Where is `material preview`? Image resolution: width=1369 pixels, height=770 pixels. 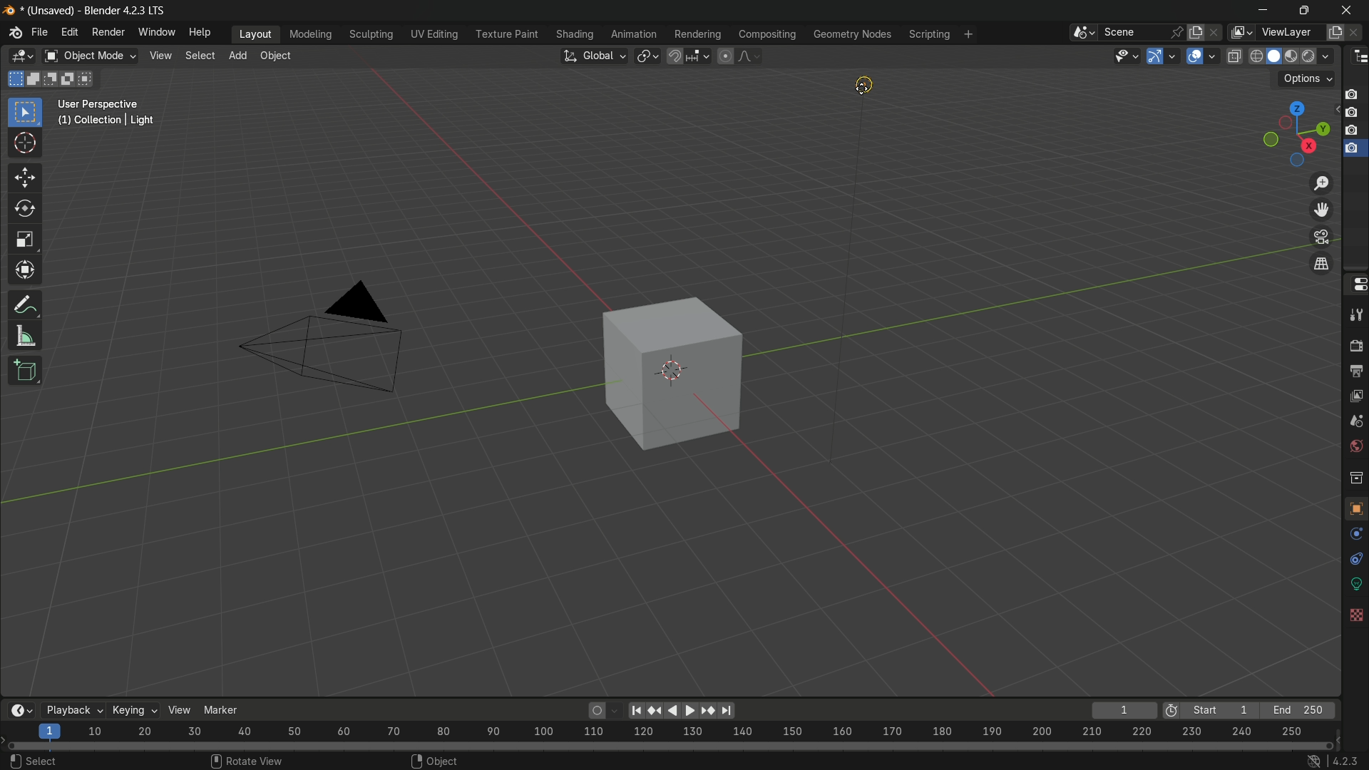
material preview is located at coordinates (1294, 56).